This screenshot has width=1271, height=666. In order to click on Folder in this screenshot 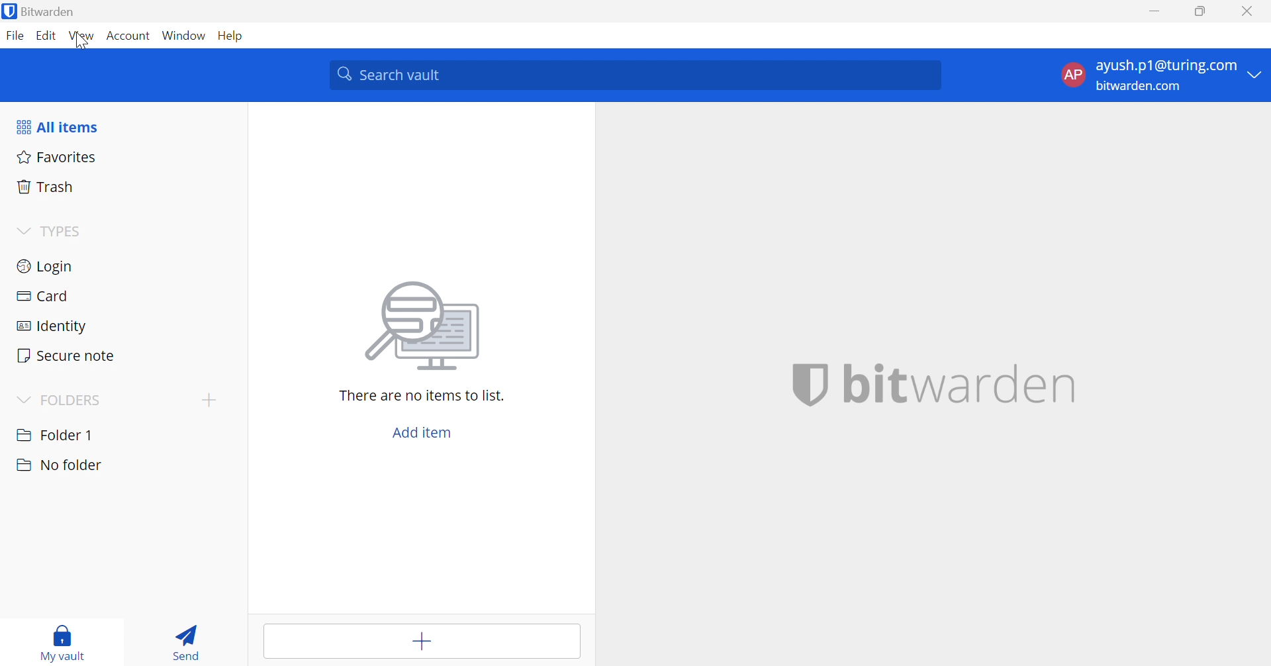, I will do `click(56, 434)`.